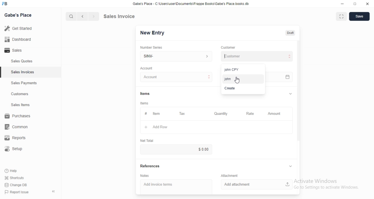  What do you see at coordinates (17, 185) in the screenshot?
I see `Change DB` at bounding box center [17, 185].